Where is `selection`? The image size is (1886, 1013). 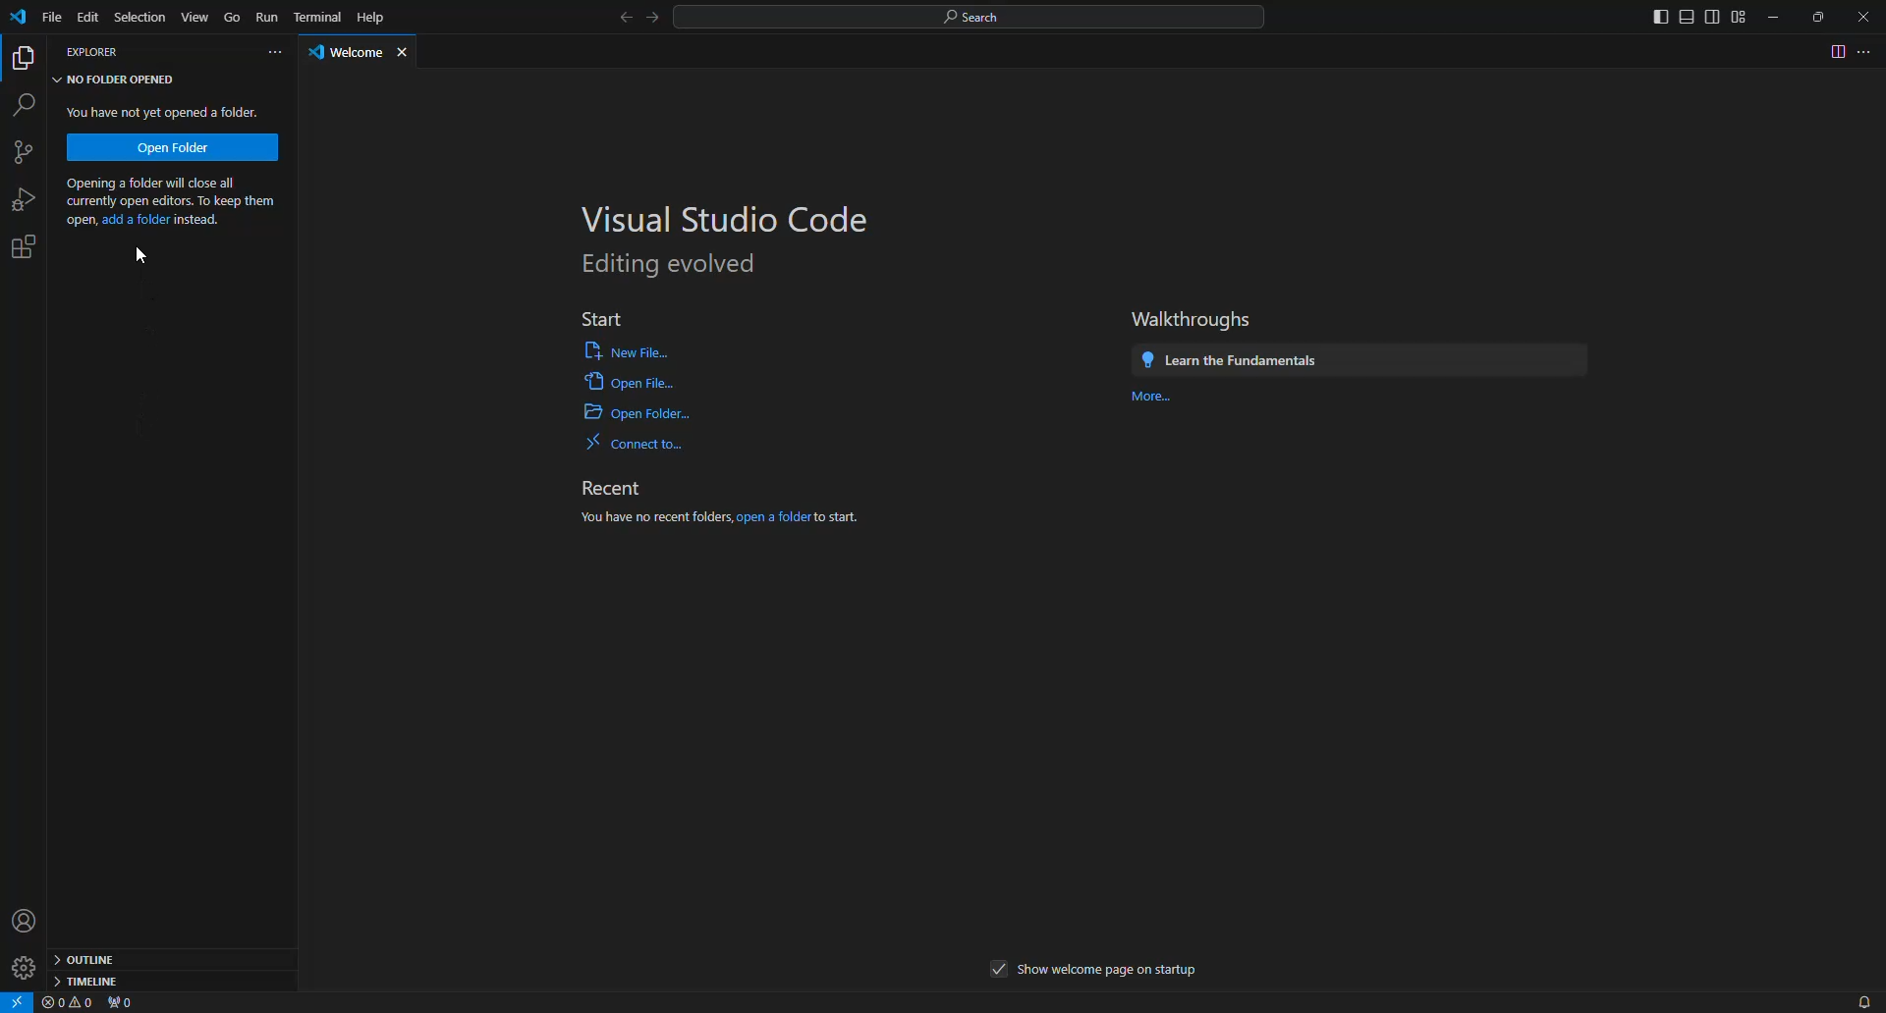 selection is located at coordinates (139, 16).